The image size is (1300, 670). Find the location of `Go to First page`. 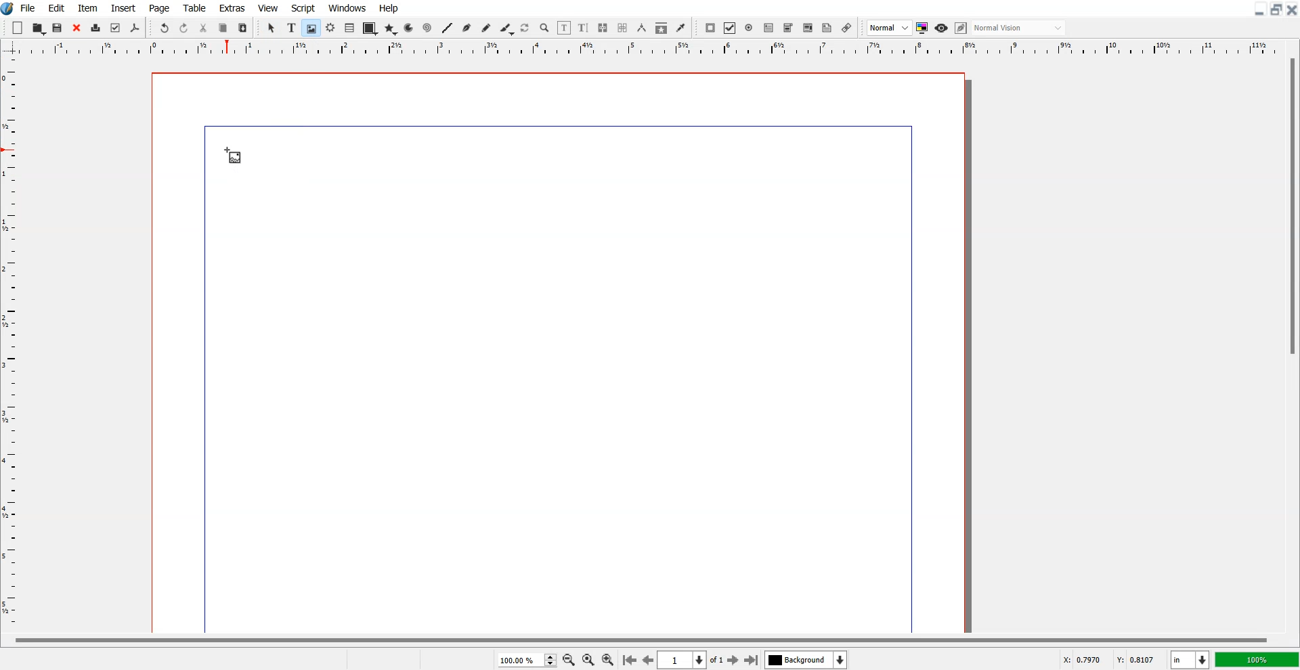

Go to First page is located at coordinates (630, 659).